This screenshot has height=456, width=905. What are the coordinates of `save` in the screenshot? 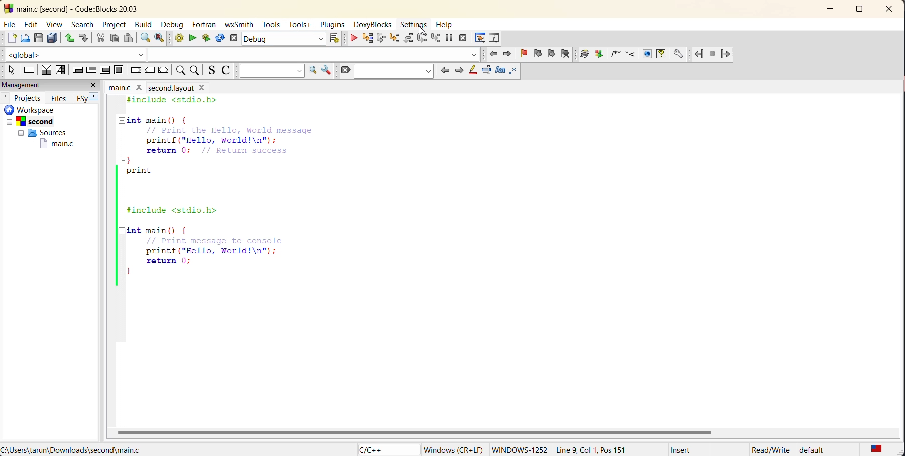 It's located at (39, 38).